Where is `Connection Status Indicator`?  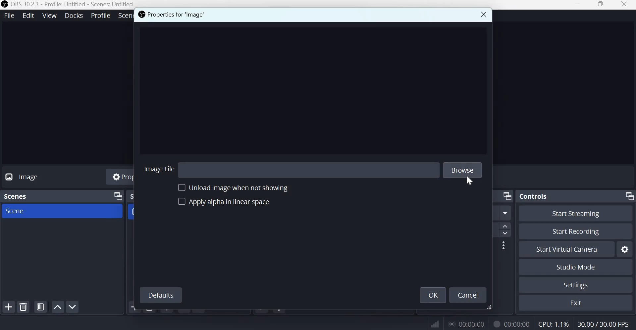 Connection Status Indicator is located at coordinates (435, 324).